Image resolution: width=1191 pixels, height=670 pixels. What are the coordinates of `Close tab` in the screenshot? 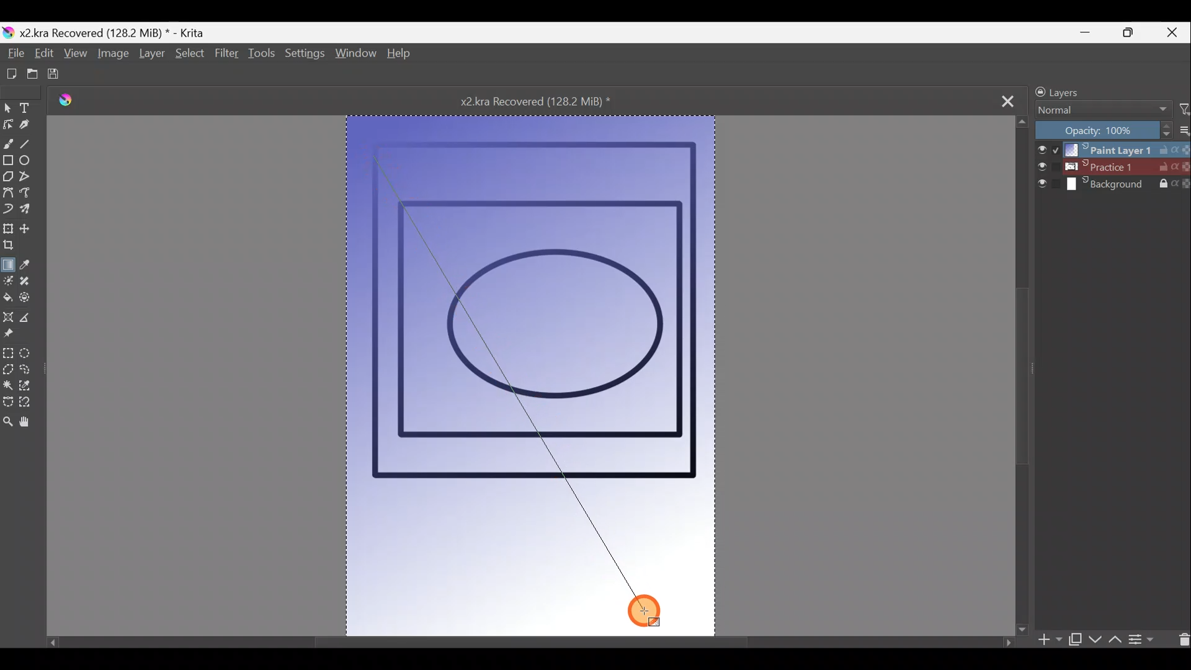 It's located at (1008, 100).